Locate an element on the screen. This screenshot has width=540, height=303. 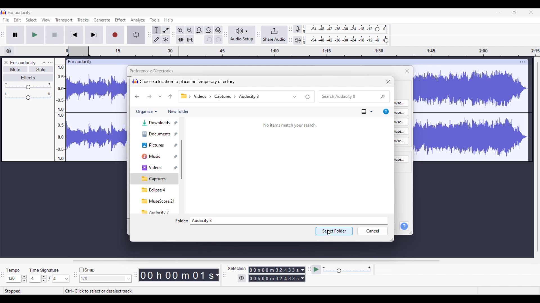
Close is located at coordinates (408, 71).